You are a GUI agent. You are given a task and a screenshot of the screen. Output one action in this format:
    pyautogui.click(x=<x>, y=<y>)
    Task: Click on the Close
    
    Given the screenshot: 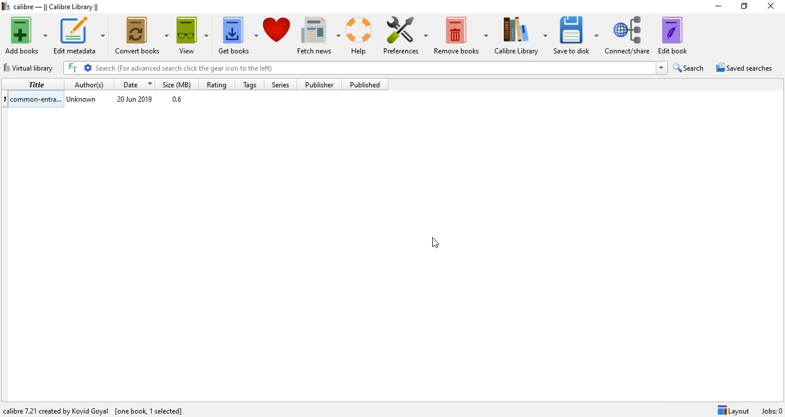 What is the action you would take?
    pyautogui.click(x=773, y=7)
    